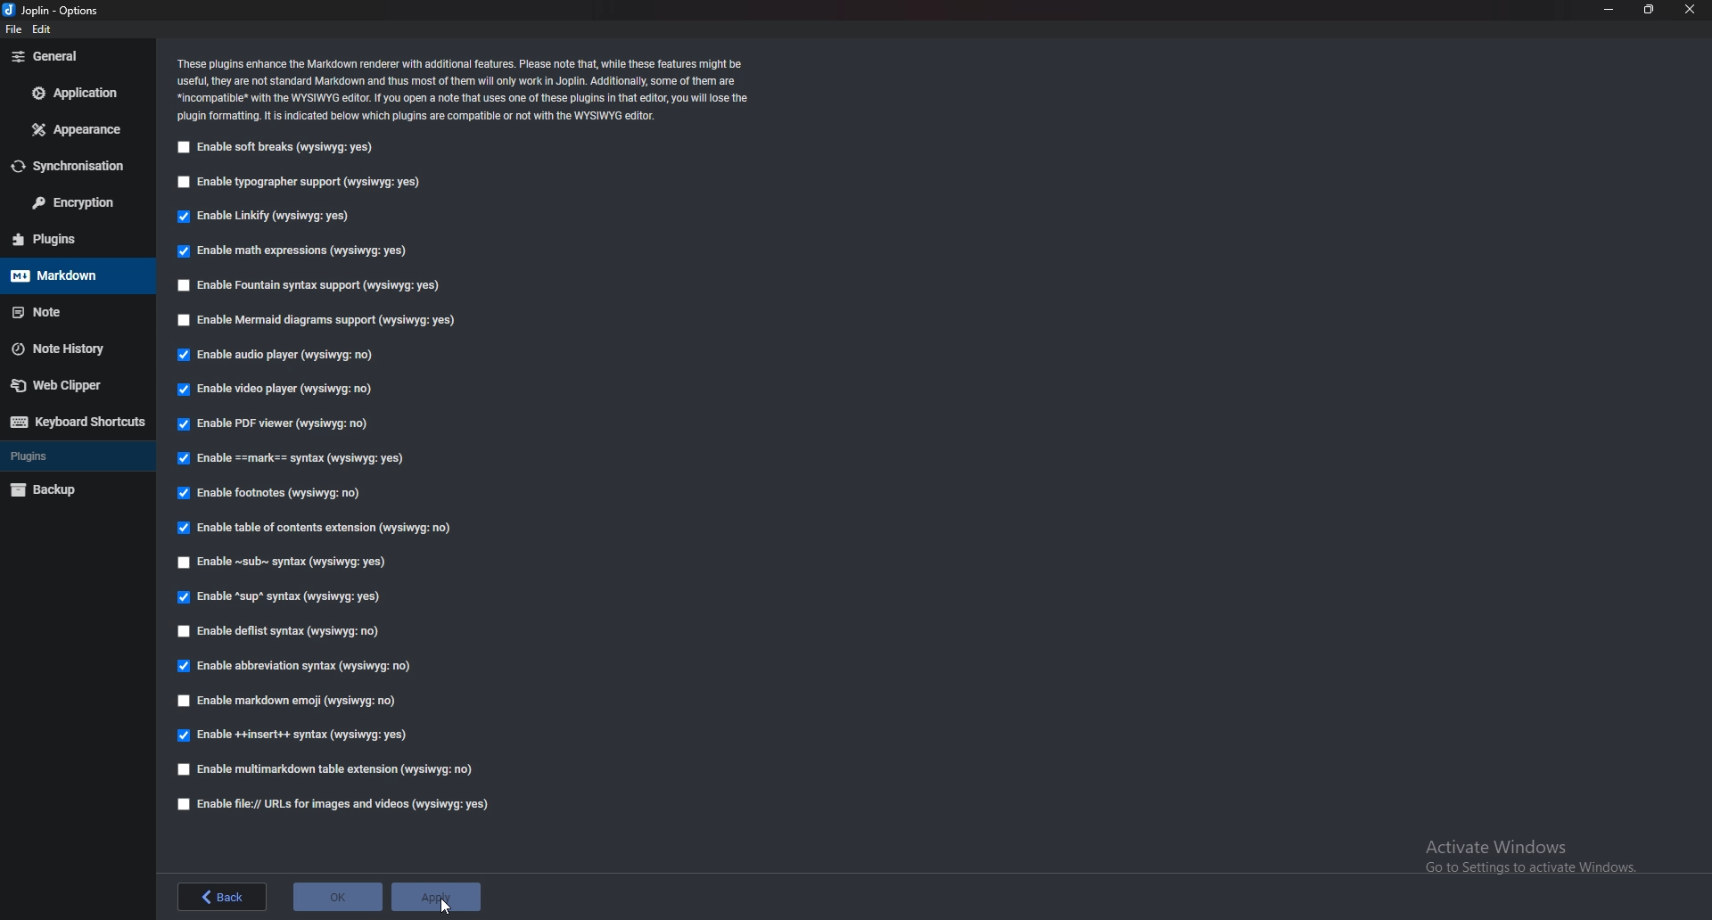  What do you see at coordinates (68, 241) in the screenshot?
I see `Plugins` at bounding box center [68, 241].